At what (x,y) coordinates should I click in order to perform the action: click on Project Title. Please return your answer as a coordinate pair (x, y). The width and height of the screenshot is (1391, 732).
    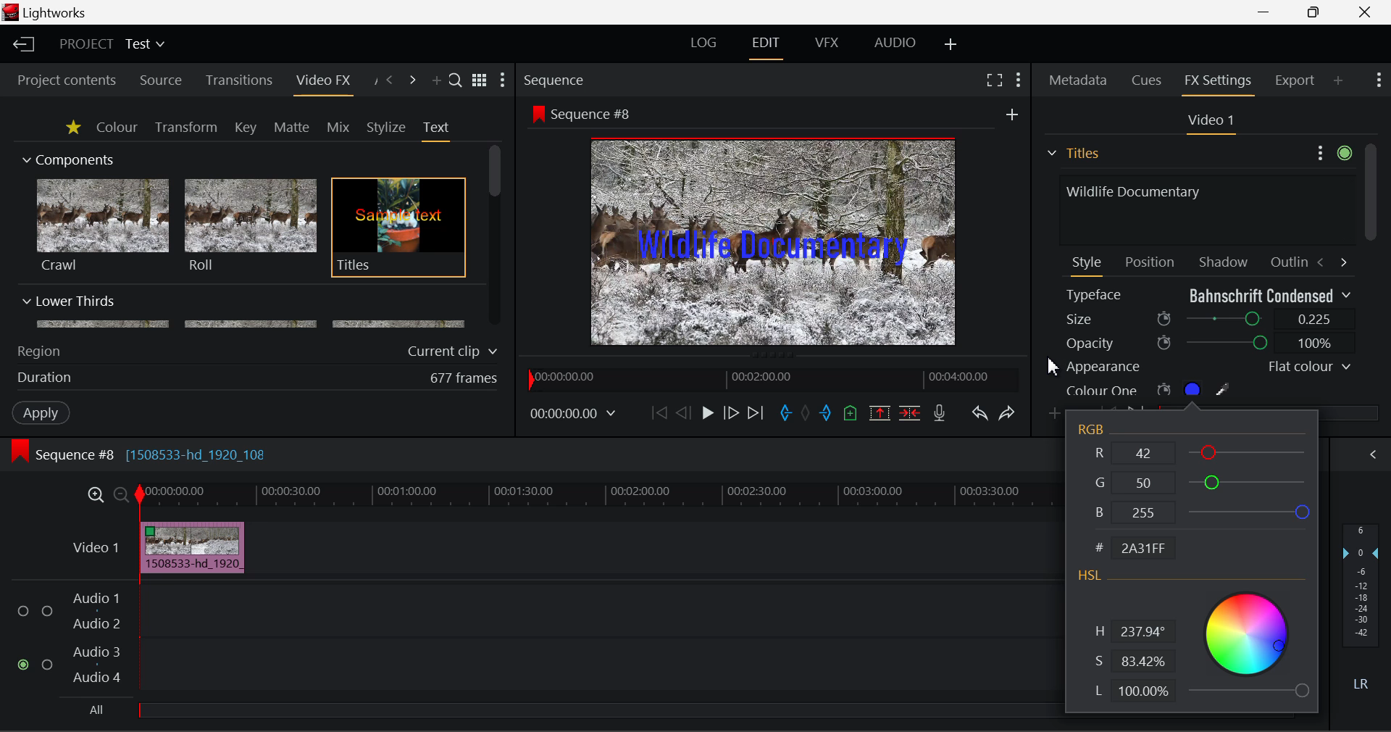
    Looking at the image, I should click on (113, 43).